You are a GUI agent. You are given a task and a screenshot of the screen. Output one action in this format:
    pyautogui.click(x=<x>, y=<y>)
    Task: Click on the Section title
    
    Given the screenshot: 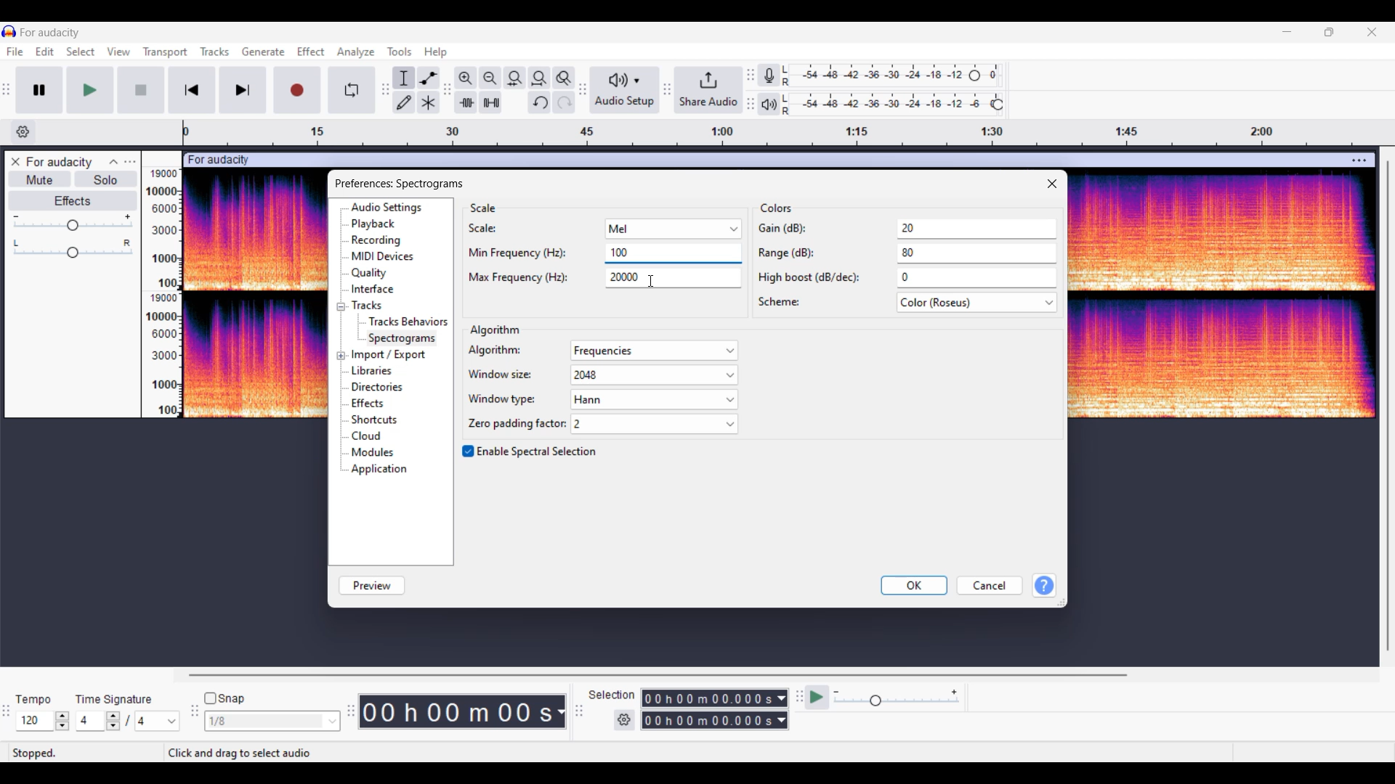 What is the action you would take?
    pyautogui.click(x=494, y=330)
    